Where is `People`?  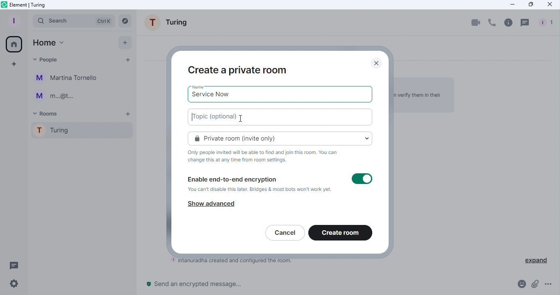
People is located at coordinates (546, 23).